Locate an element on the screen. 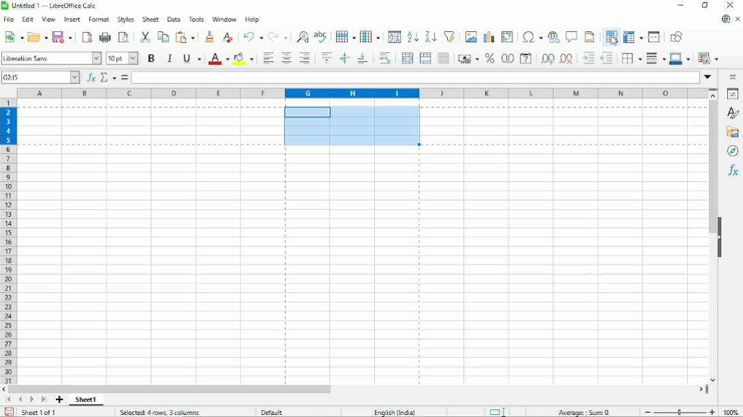  Gallery is located at coordinates (733, 132).